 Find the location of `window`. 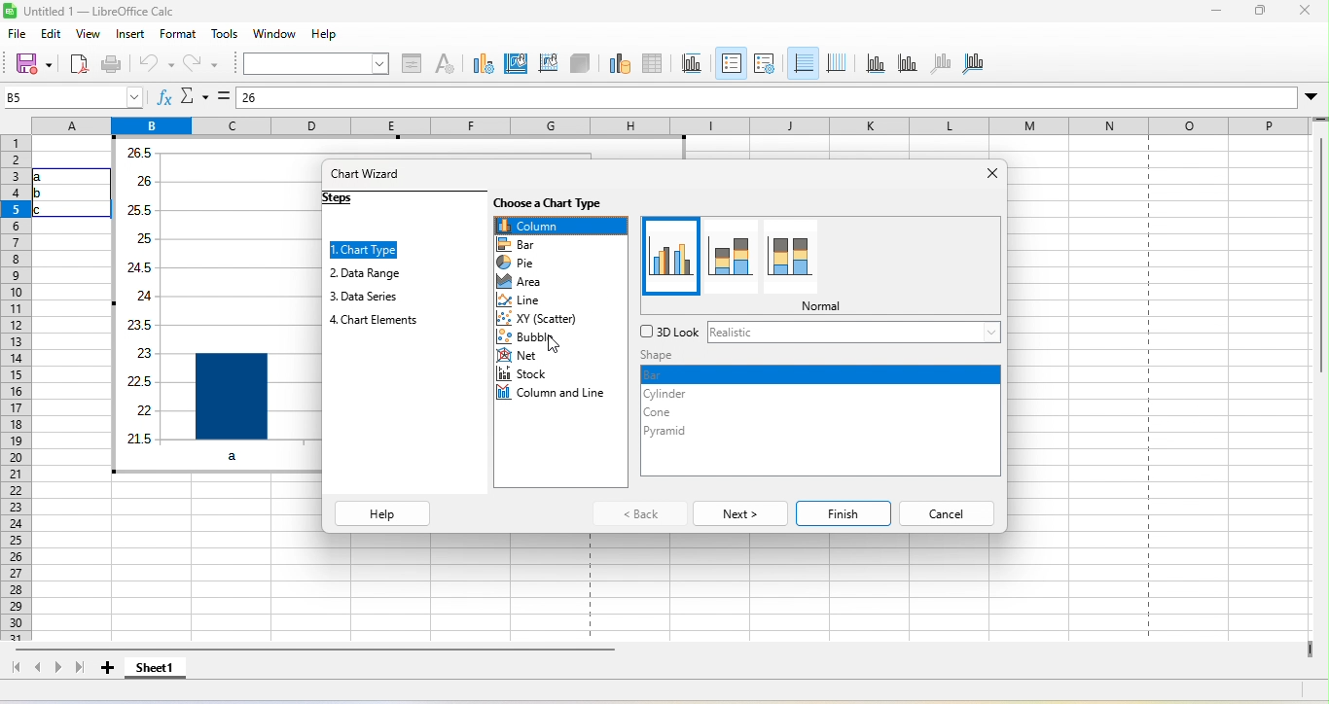

window is located at coordinates (278, 34).